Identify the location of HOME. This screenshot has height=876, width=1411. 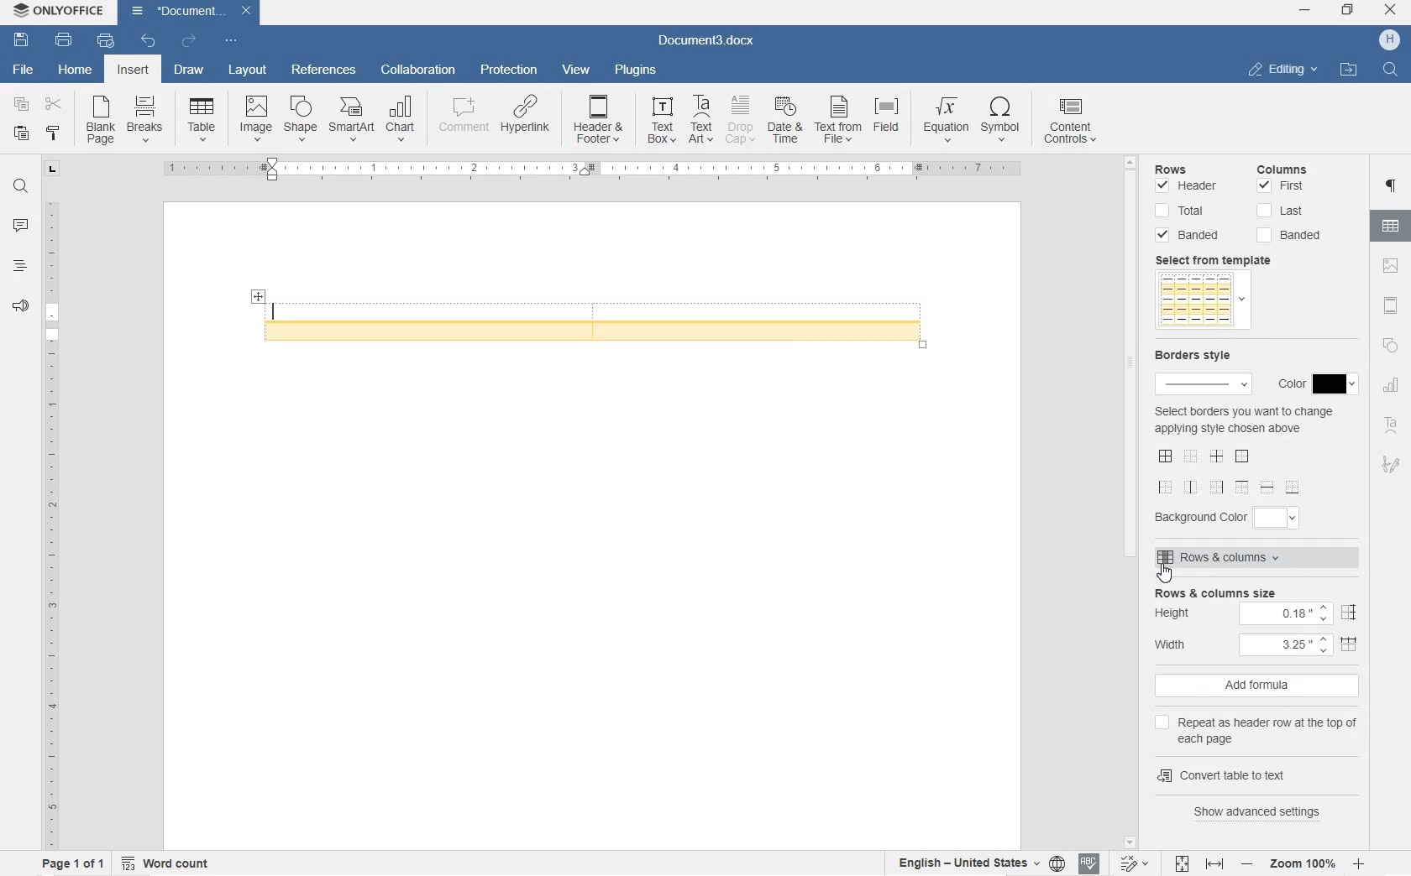
(76, 68).